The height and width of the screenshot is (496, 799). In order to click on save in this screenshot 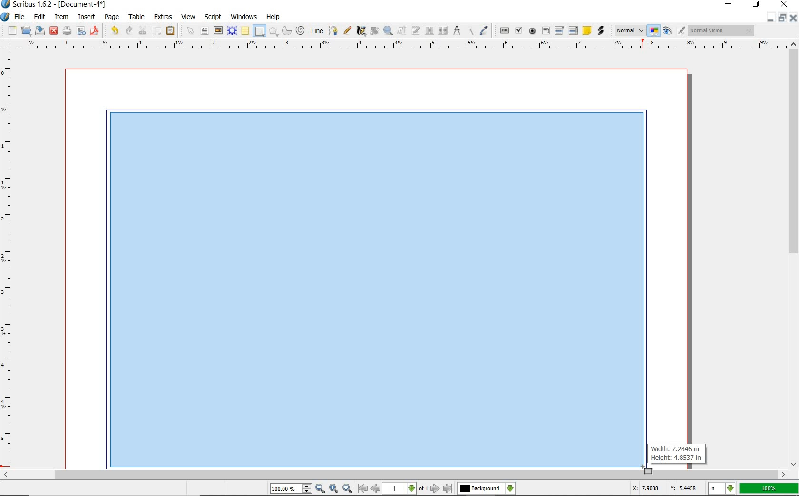, I will do `click(40, 31)`.